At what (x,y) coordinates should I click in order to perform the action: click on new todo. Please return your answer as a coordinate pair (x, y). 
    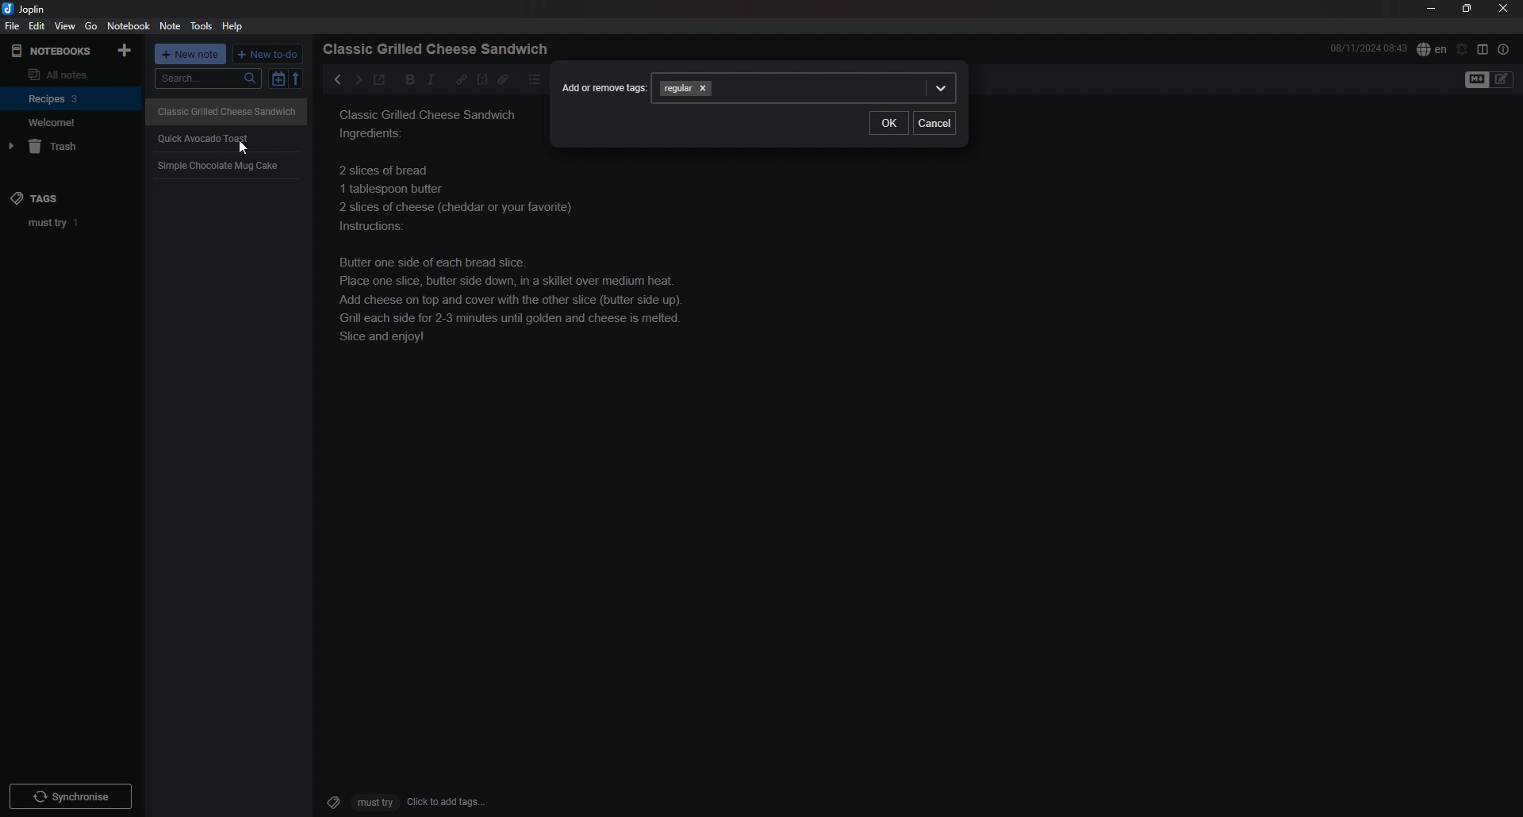
    Looking at the image, I should click on (269, 54).